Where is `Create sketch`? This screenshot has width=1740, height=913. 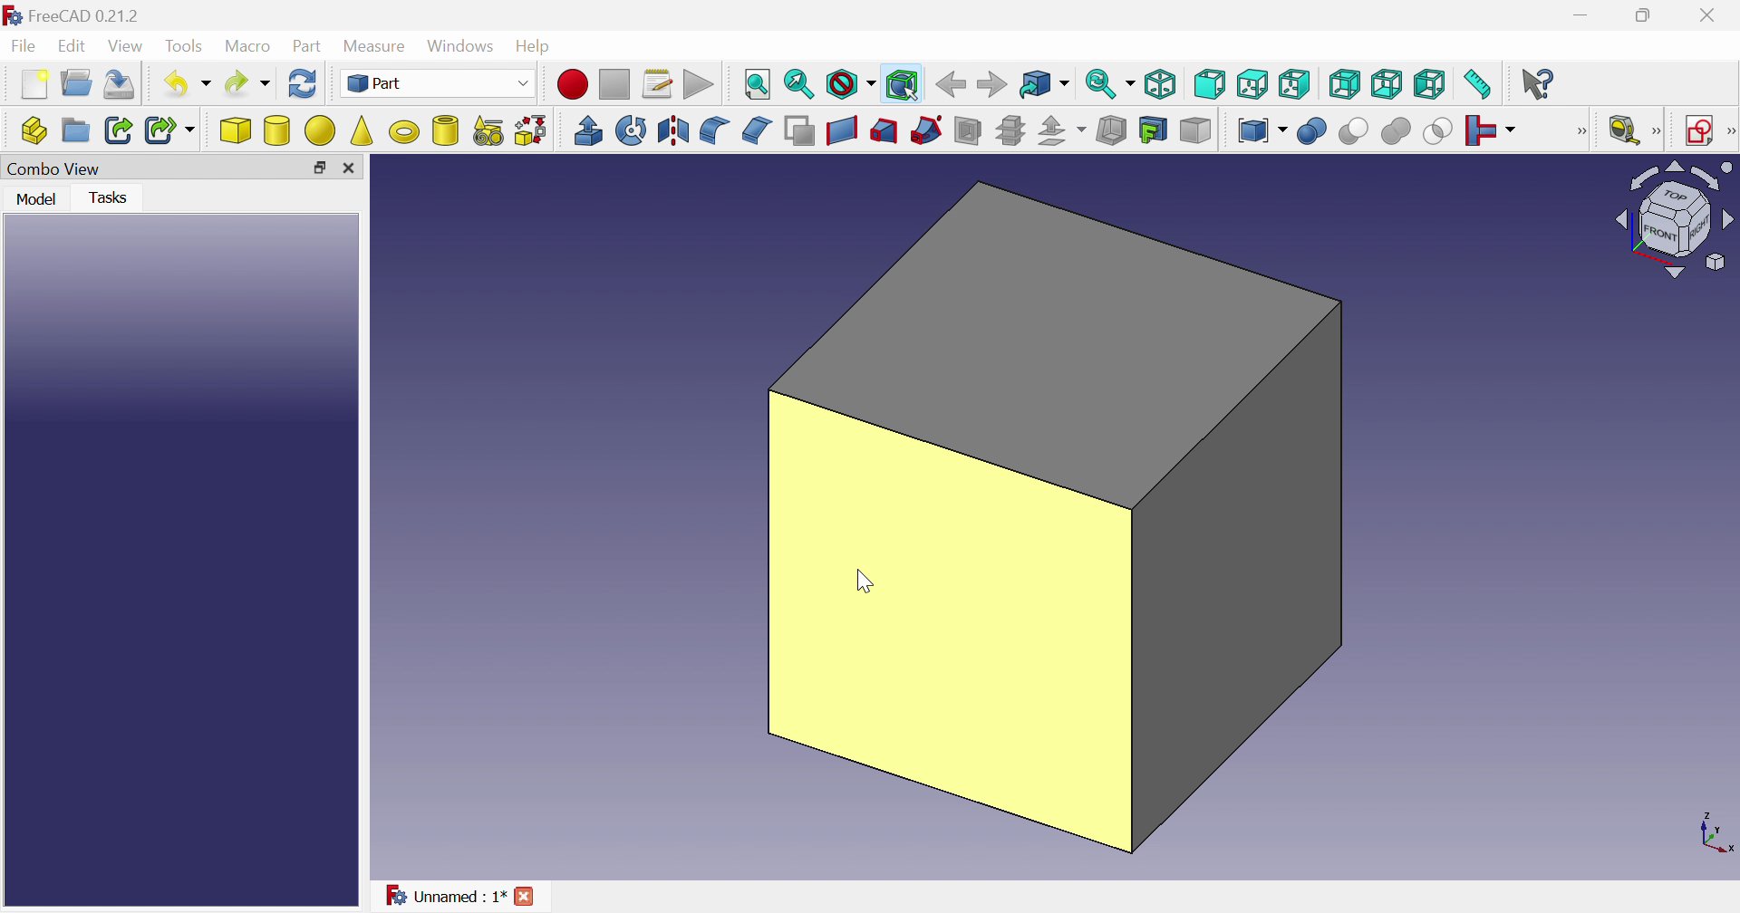 Create sketch is located at coordinates (1699, 131).